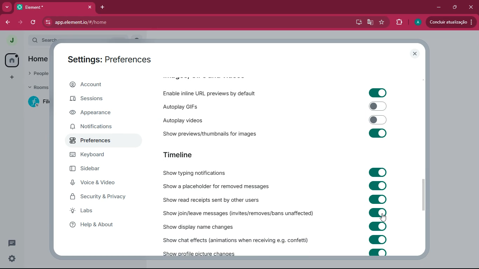  I want to click on update, so click(451, 22).